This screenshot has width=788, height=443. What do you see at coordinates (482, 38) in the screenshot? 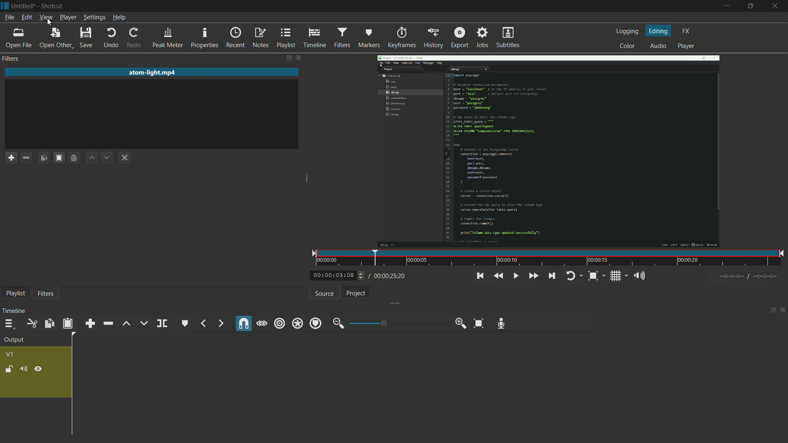
I see `jobs` at bounding box center [482, 38].